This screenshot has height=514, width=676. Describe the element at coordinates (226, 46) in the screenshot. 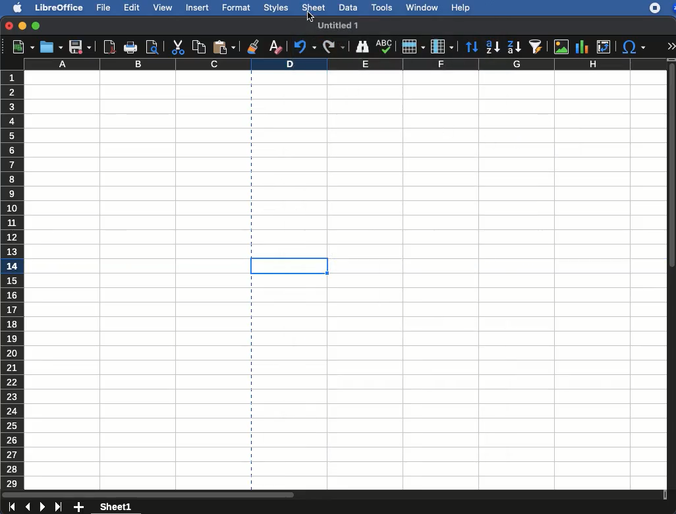

I see `paste` at that location.